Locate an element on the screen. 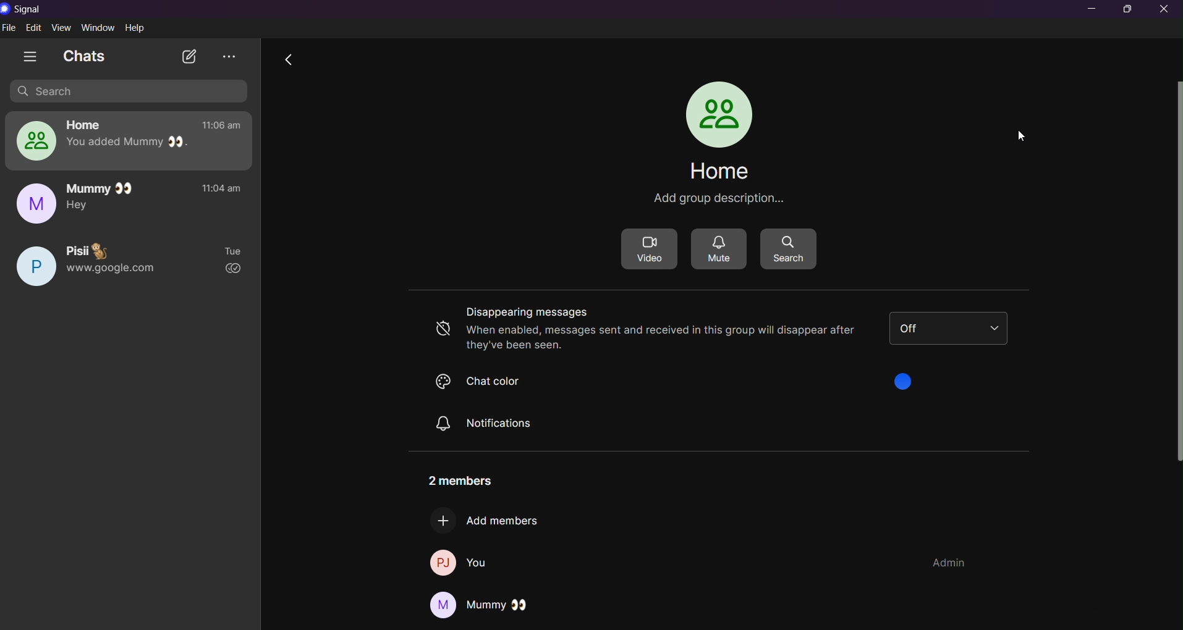 This screenshot has height=630, width=1183. file is located at coordinates (11, 28).